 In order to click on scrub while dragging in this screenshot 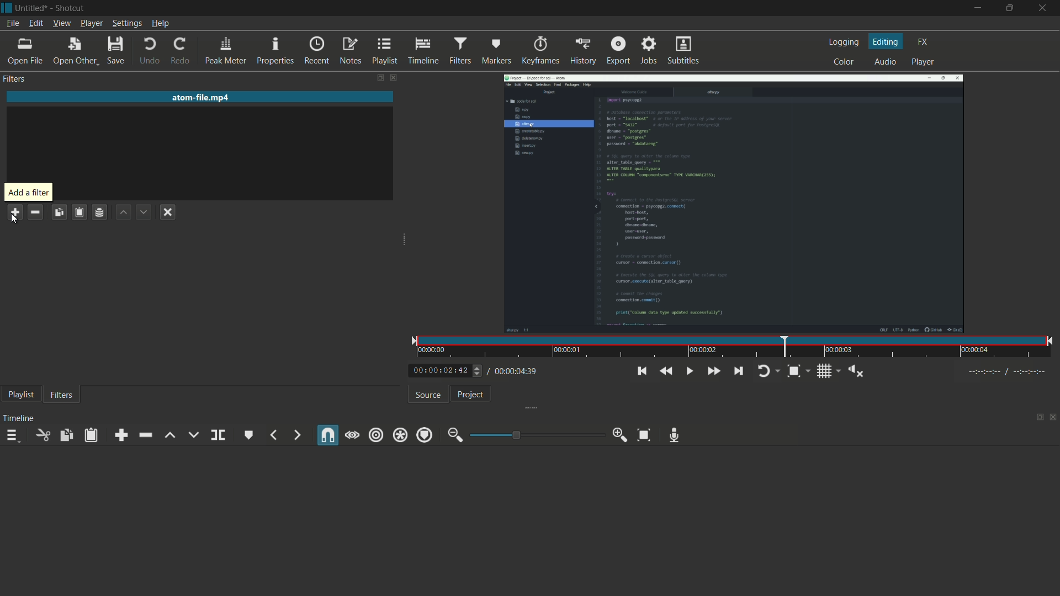, I will do `click(352, 435)`.